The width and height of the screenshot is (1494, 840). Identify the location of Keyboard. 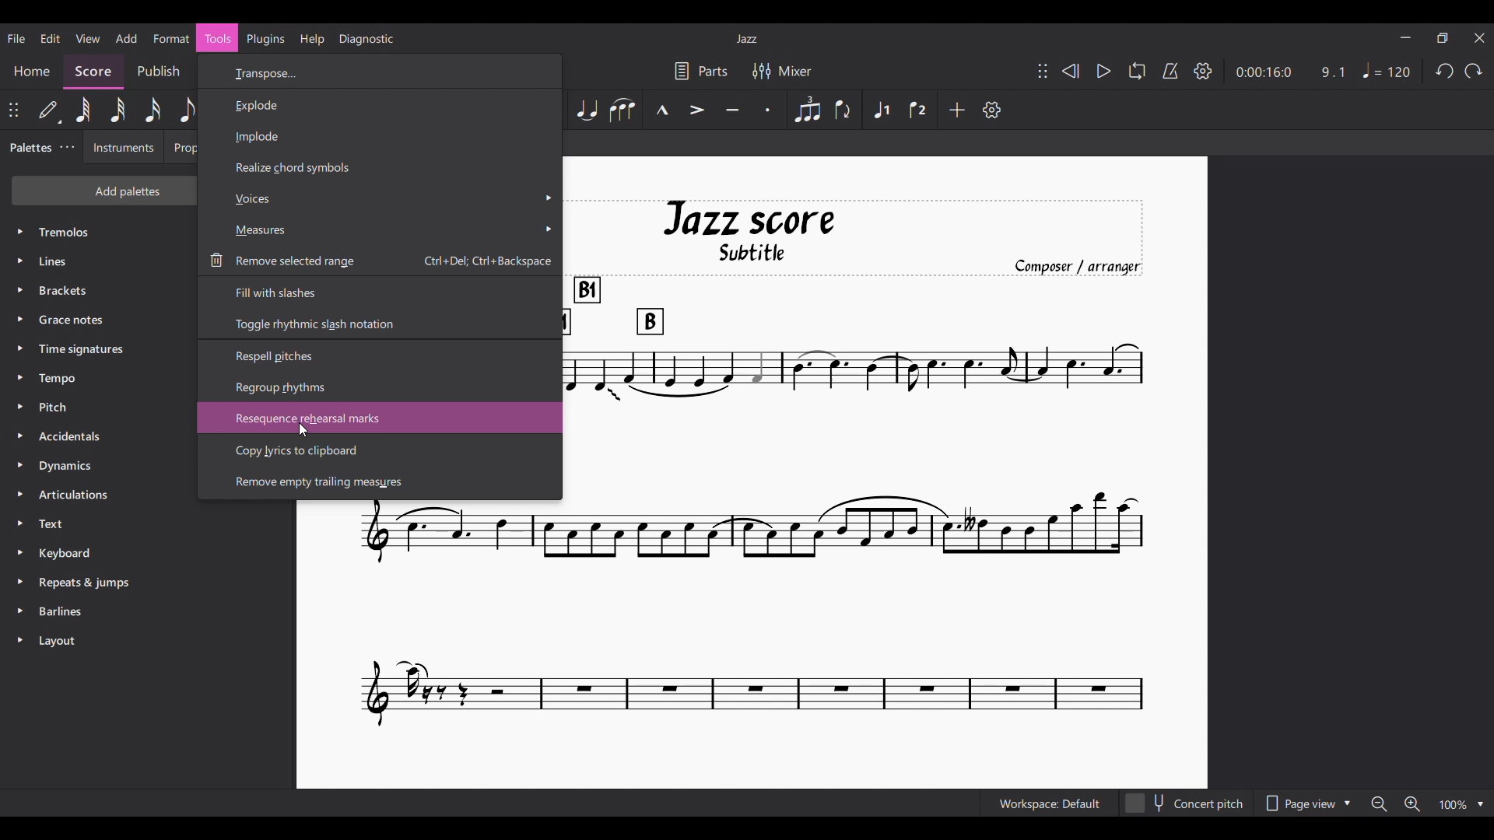
(149, 554).